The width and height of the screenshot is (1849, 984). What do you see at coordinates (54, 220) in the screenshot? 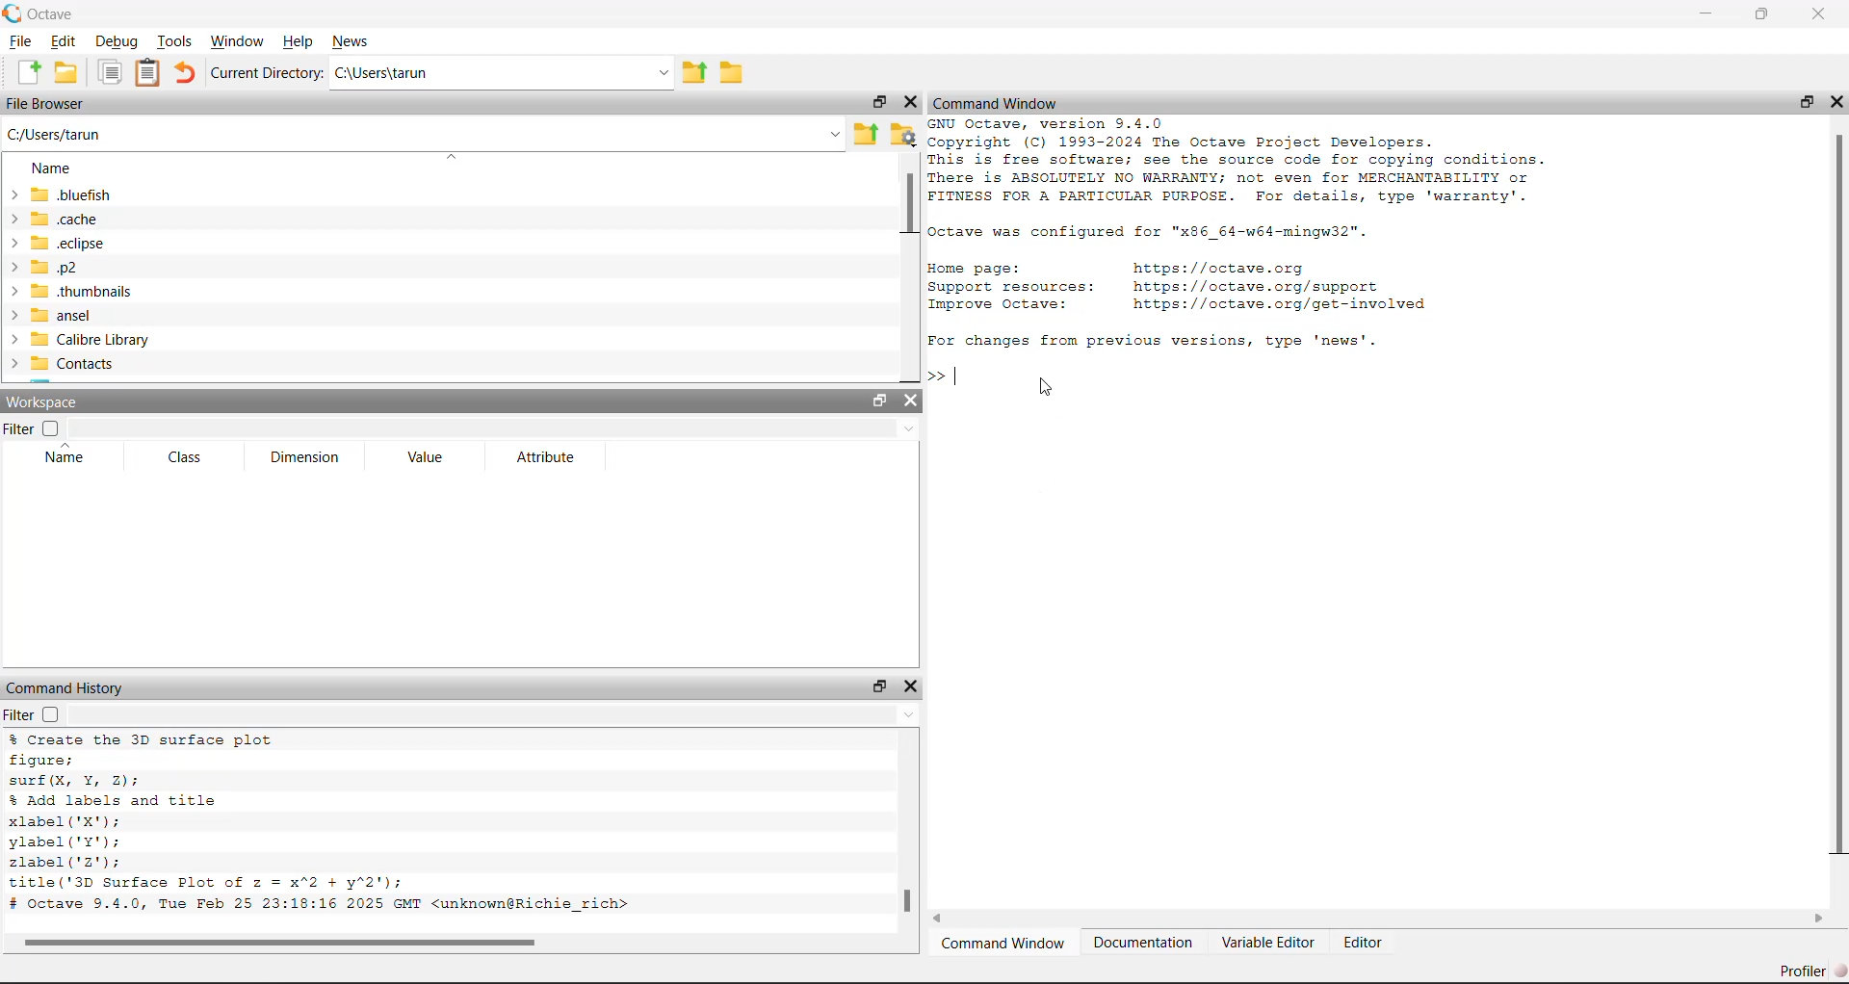
I see `.cache` at bounding box center [54, 220].